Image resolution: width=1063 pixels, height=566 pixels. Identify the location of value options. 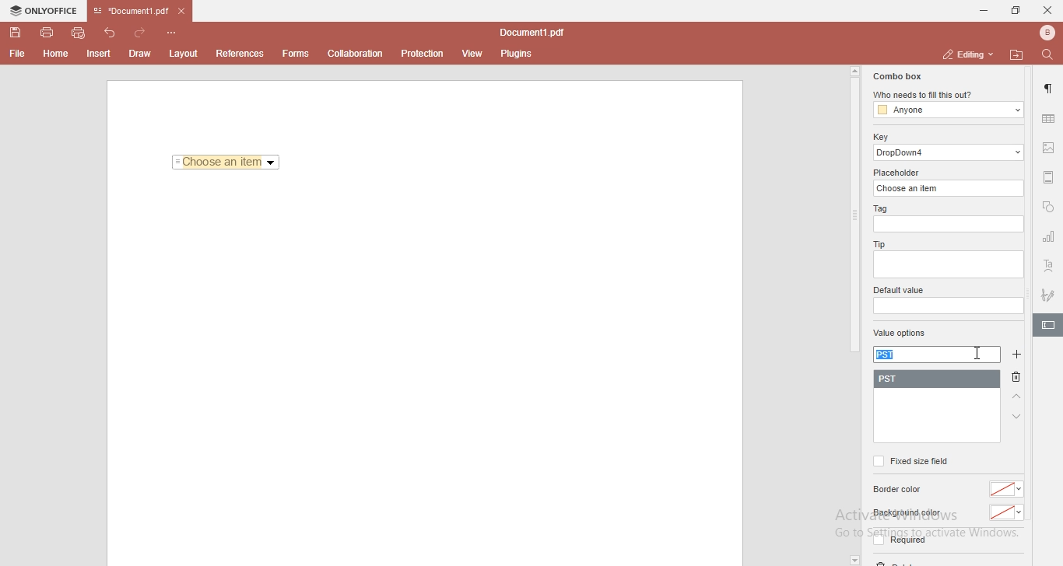
(900, 334).